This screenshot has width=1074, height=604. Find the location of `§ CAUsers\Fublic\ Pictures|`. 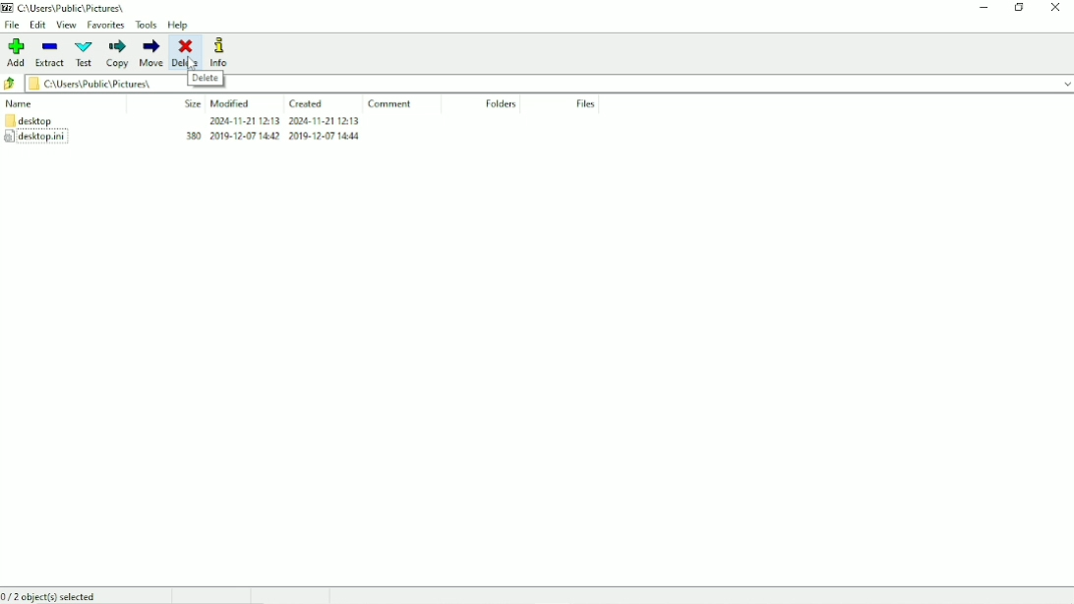

§ CAUsers\Fublic\ Pictures| is located at coordinates (101, 83).